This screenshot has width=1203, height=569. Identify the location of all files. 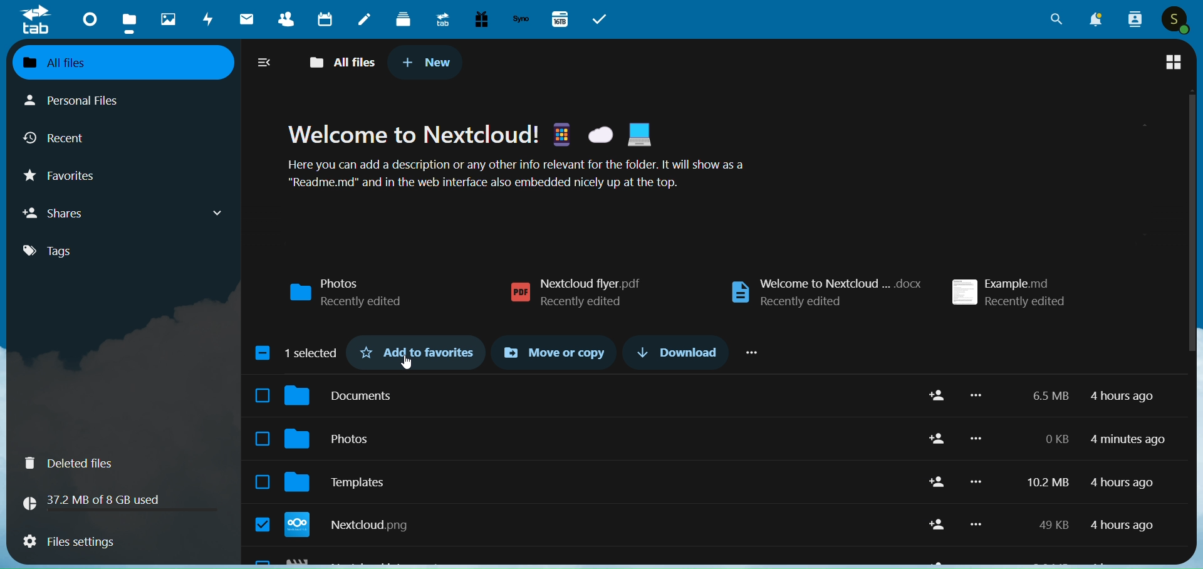
(125, 63).